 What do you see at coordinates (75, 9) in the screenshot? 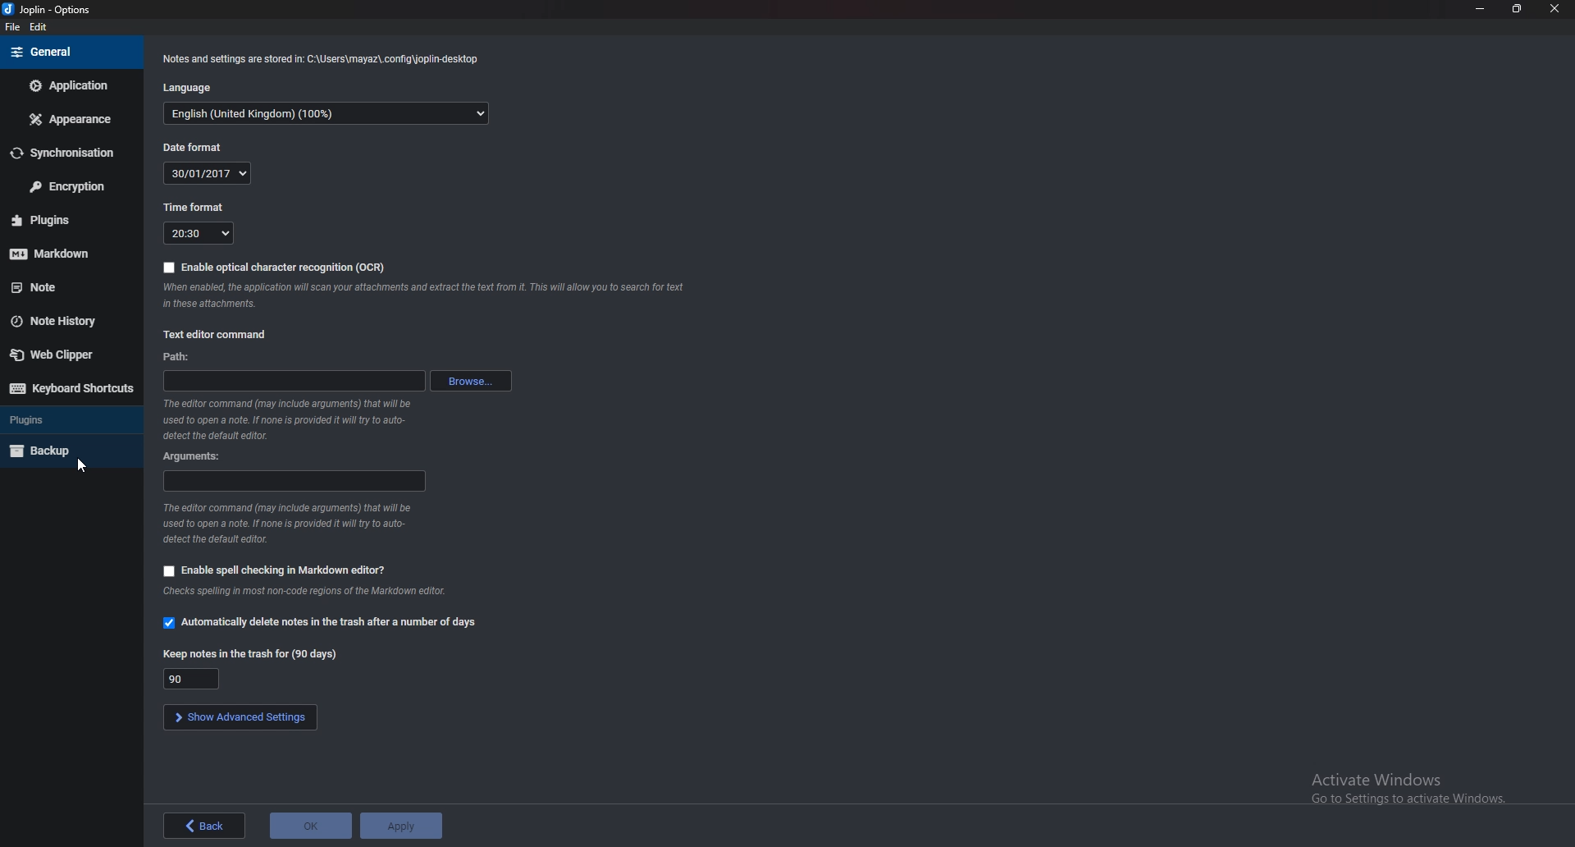
I see `options` at bounding box center [75, 9].